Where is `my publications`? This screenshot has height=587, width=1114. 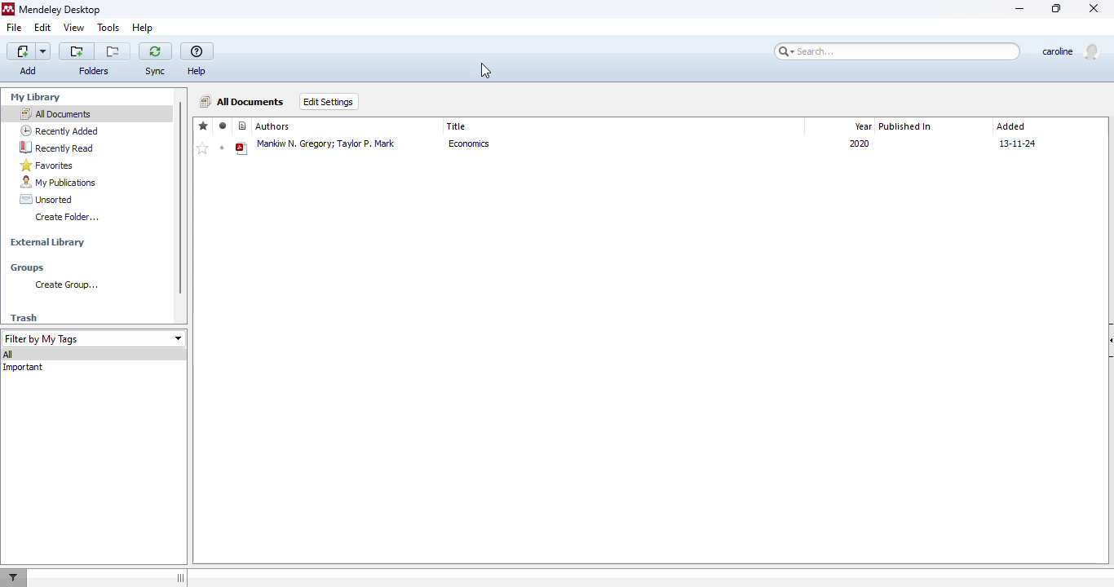 my publications is located at coordinates (57, 182).